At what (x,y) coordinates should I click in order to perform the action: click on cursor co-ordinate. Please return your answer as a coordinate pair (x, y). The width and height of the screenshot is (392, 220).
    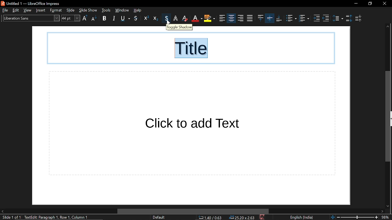
    Looking at the image, I should click on (212, 218).